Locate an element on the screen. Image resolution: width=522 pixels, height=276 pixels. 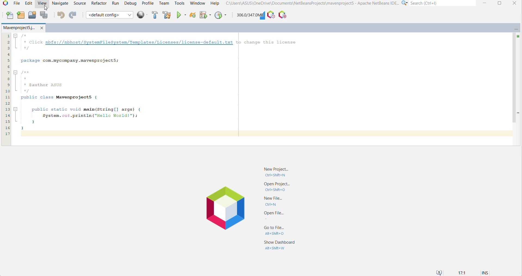
Notifications is located at coordinates (443, 272).